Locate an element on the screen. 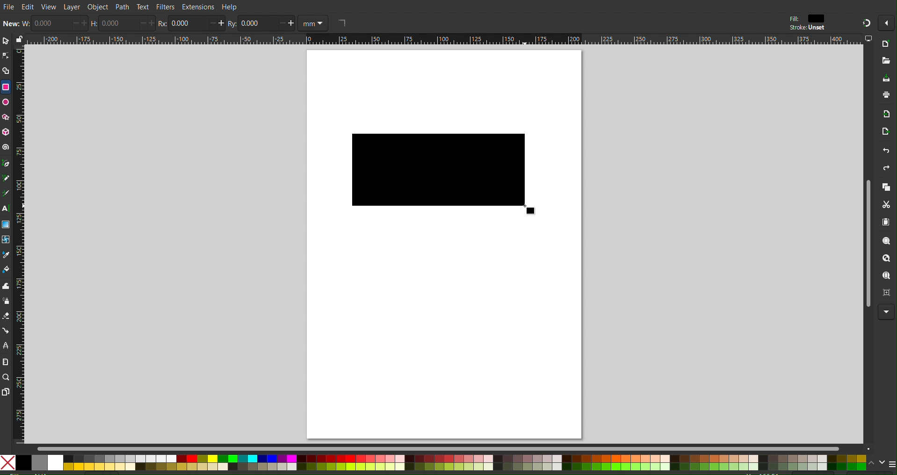 The image size is (897, 475). Mesh tool is located at coordinates (6, 239).